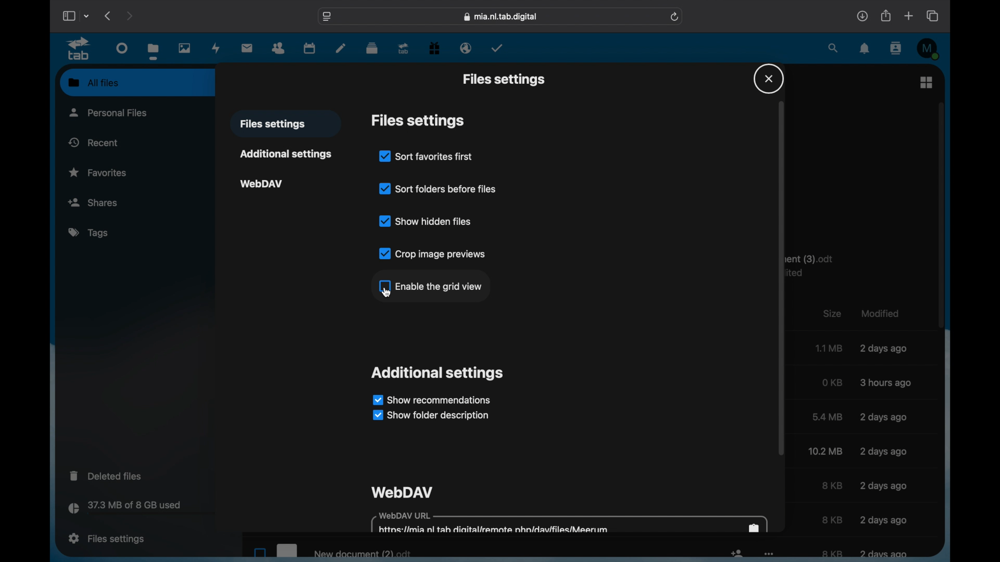 The width and height of the screenshot is (1000, 562). I want to click on tab, so click(79, 49).